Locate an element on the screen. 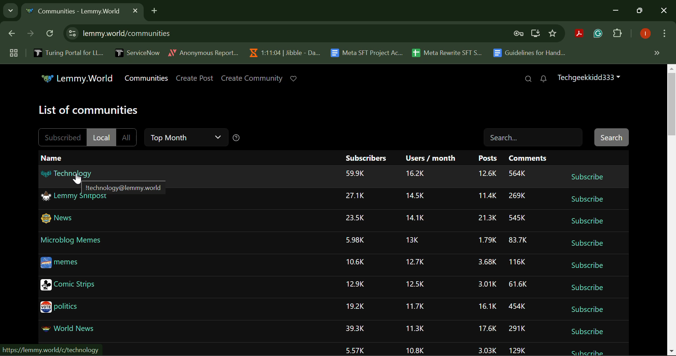 The height and width of the screenshot is (356, 676). Hidden Bookmarks is located at coordinates (656, 53).